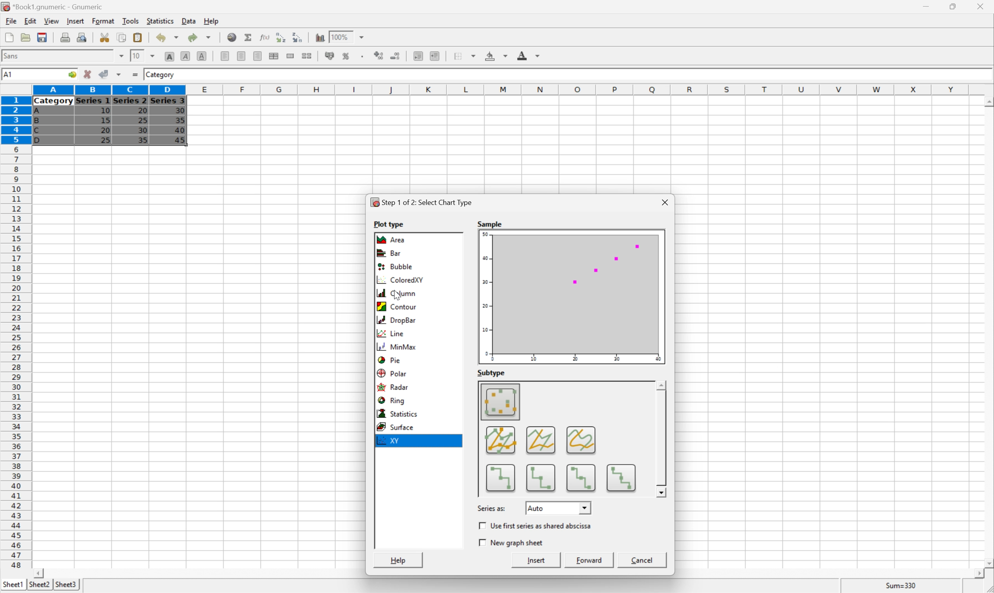 This screenshot has width=994, height=593. What do you see at coordinates (242, 55) in the screenshot?
I see `Center horizontally` at bounding box center [242, 55].